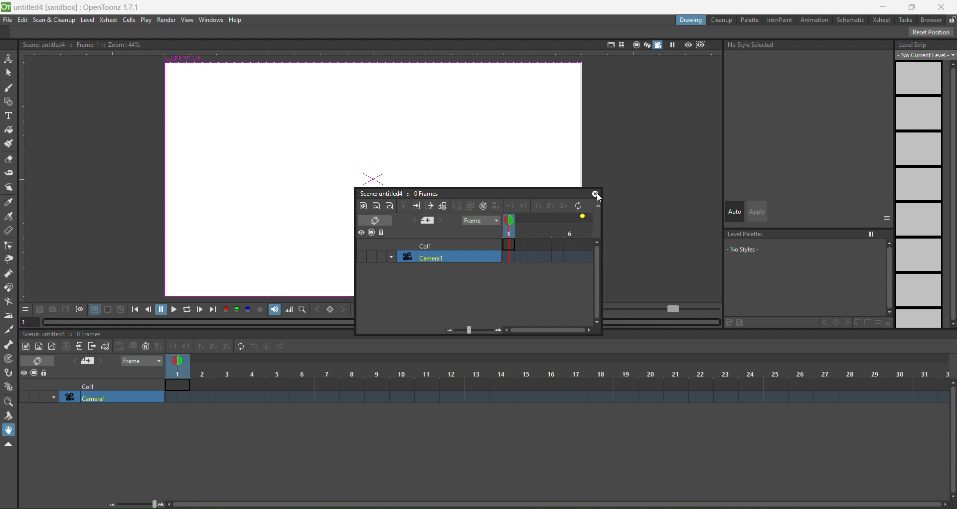  Describe the element at coordinates (931, 20) in the screenshot. I see `browser` at that location.